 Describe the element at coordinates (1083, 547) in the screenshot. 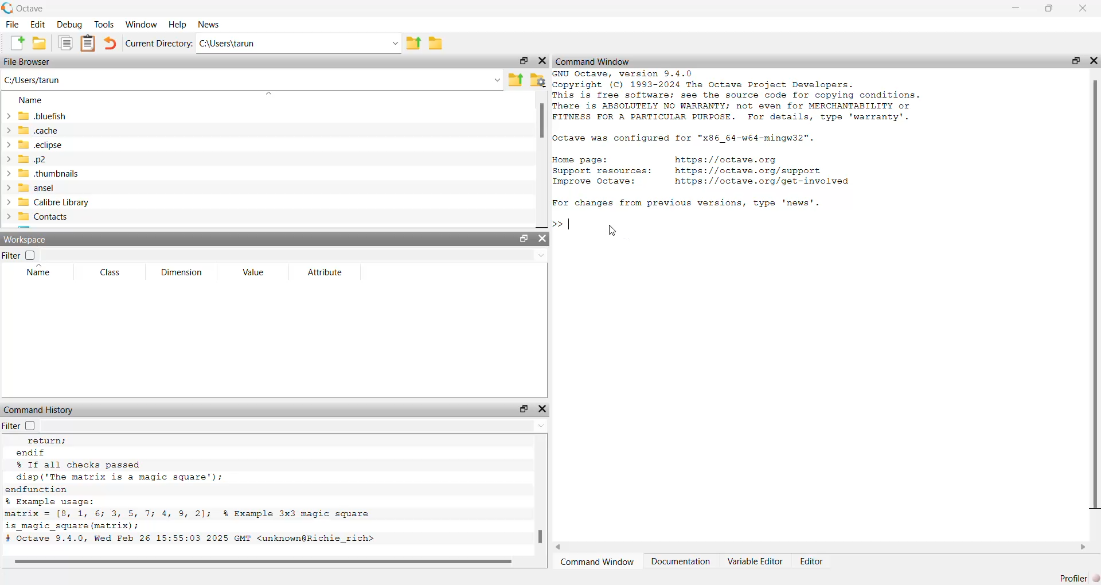

I see `scroll right` at that location.